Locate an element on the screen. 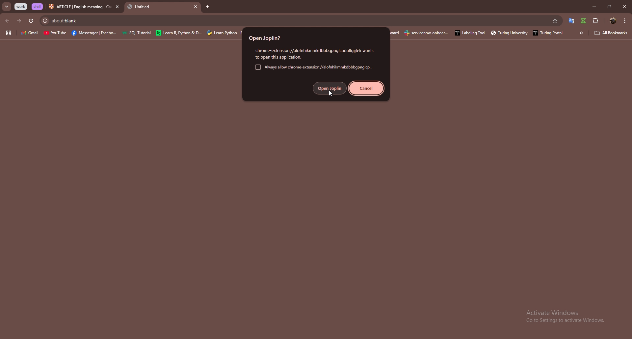 Image resolution: width=632 pixels, height=339 pixels. close is located at coordinates (207, 7).